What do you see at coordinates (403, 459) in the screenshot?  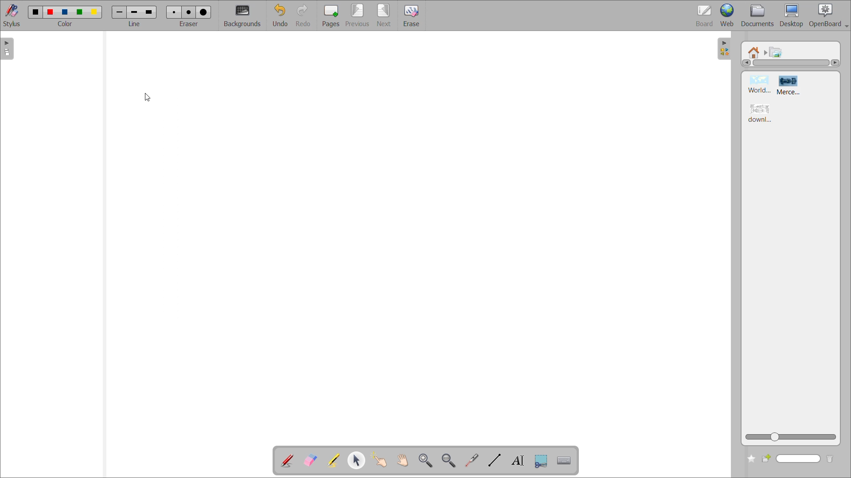 I see `scroll page` at bounding box center [403, 459].